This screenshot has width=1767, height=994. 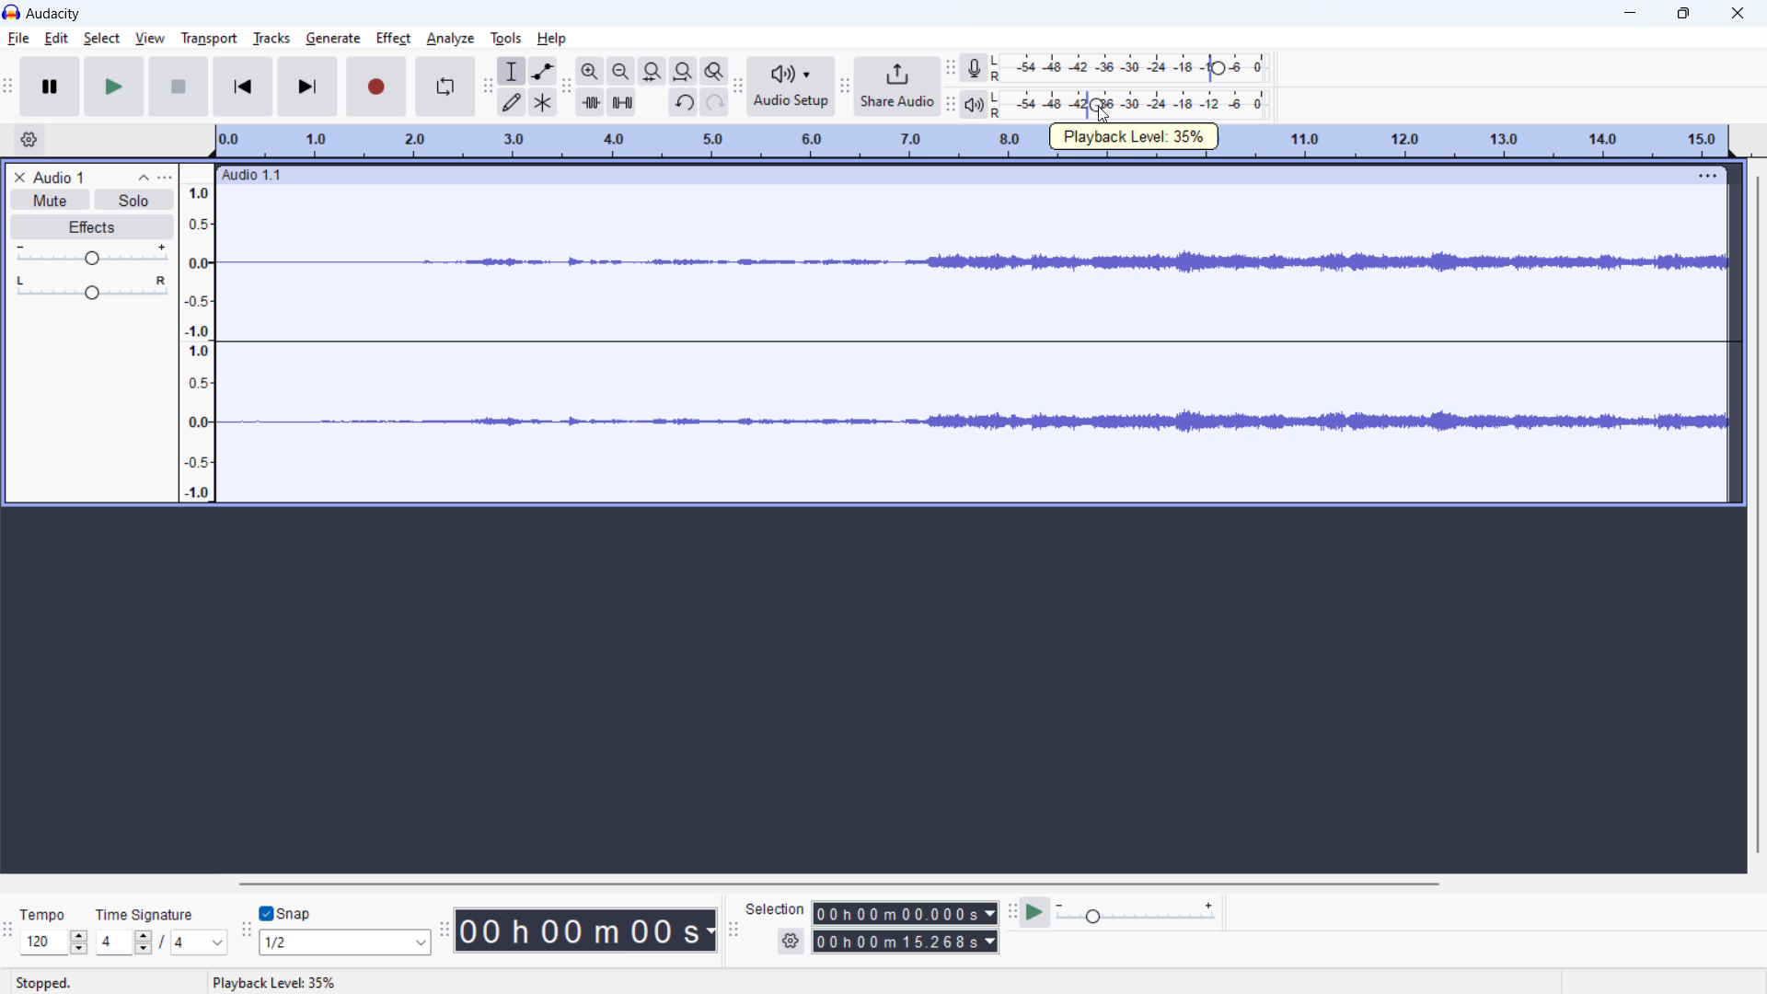 I want to click on fit project to width, so click(x=682, y=71).